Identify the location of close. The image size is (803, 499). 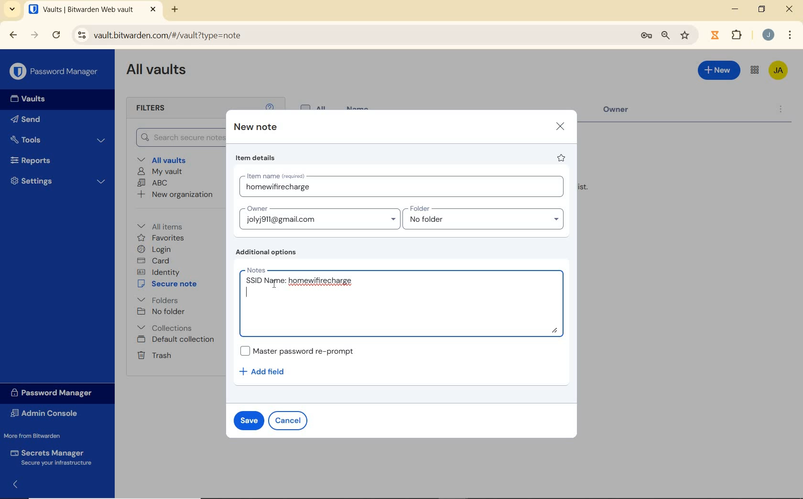
(560, 127).